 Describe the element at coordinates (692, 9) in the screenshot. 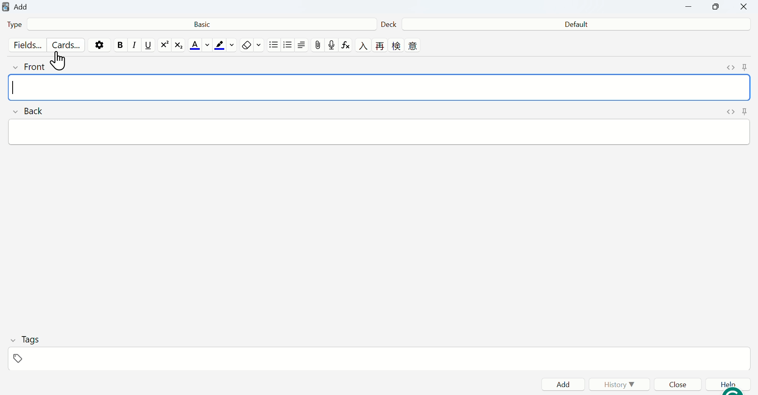

I see `Minimize` at that location.